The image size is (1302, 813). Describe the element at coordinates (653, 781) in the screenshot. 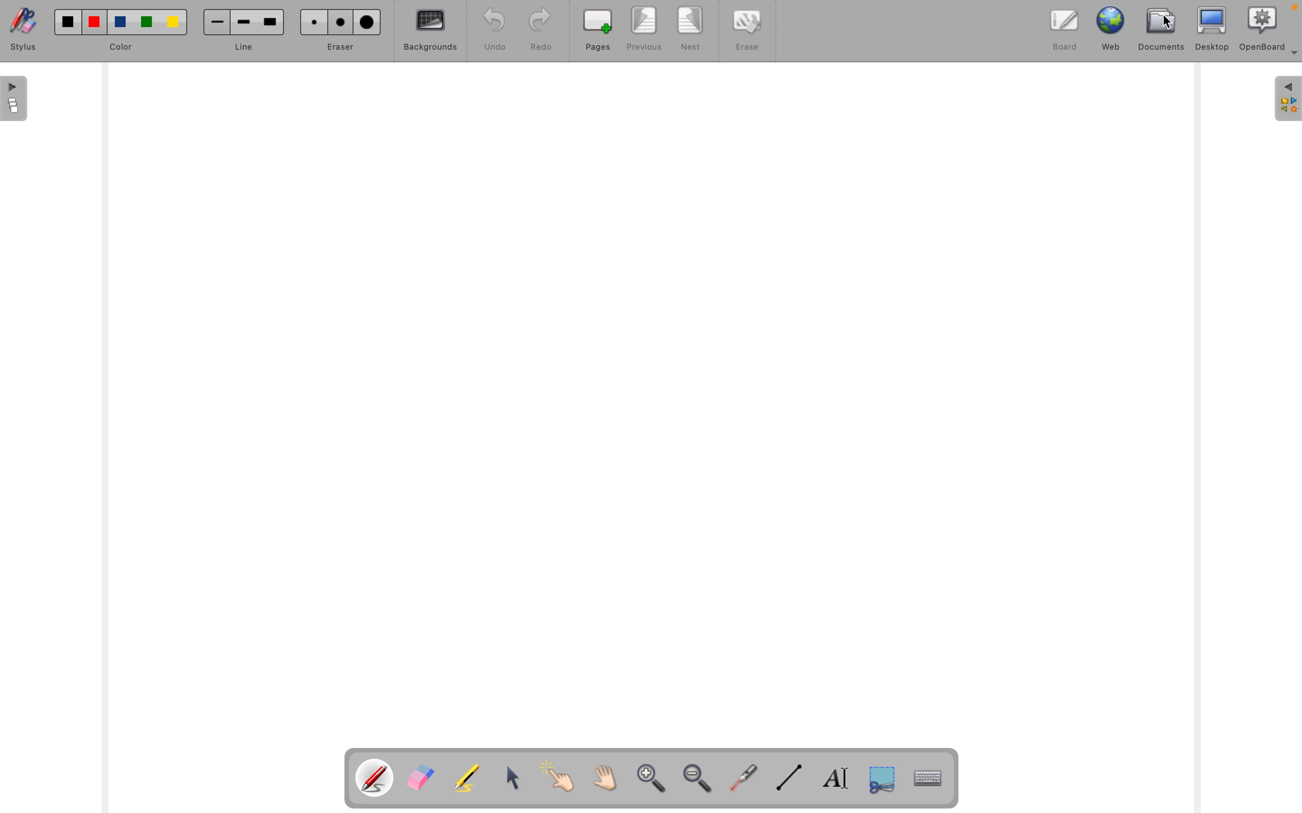

I see `zoom in` at that location.